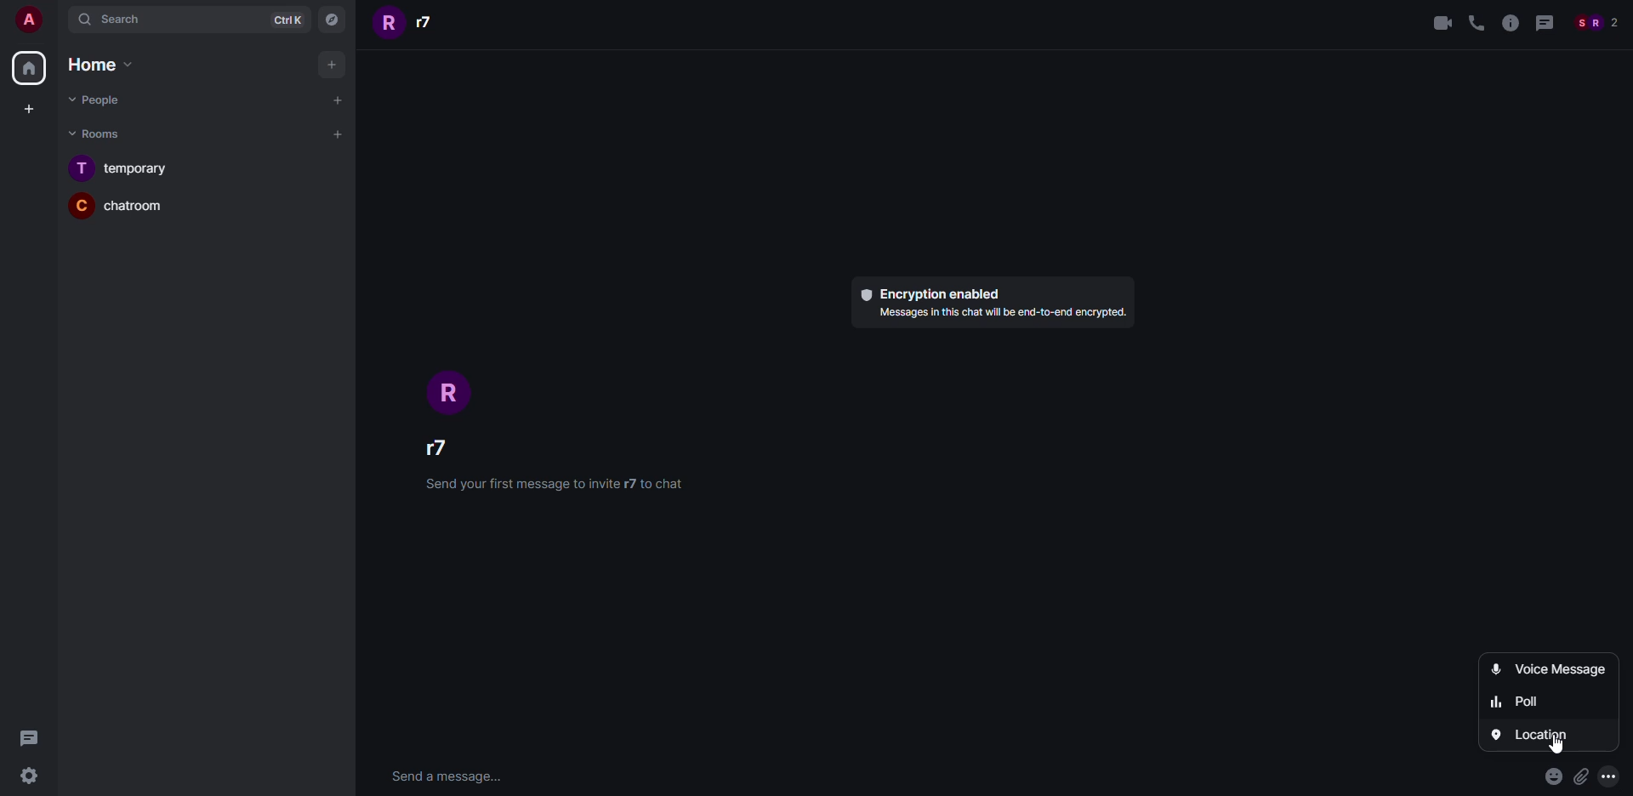 The height and width of the screenshot is (796, 1633). I want to click on settingd, so click(26, 778).